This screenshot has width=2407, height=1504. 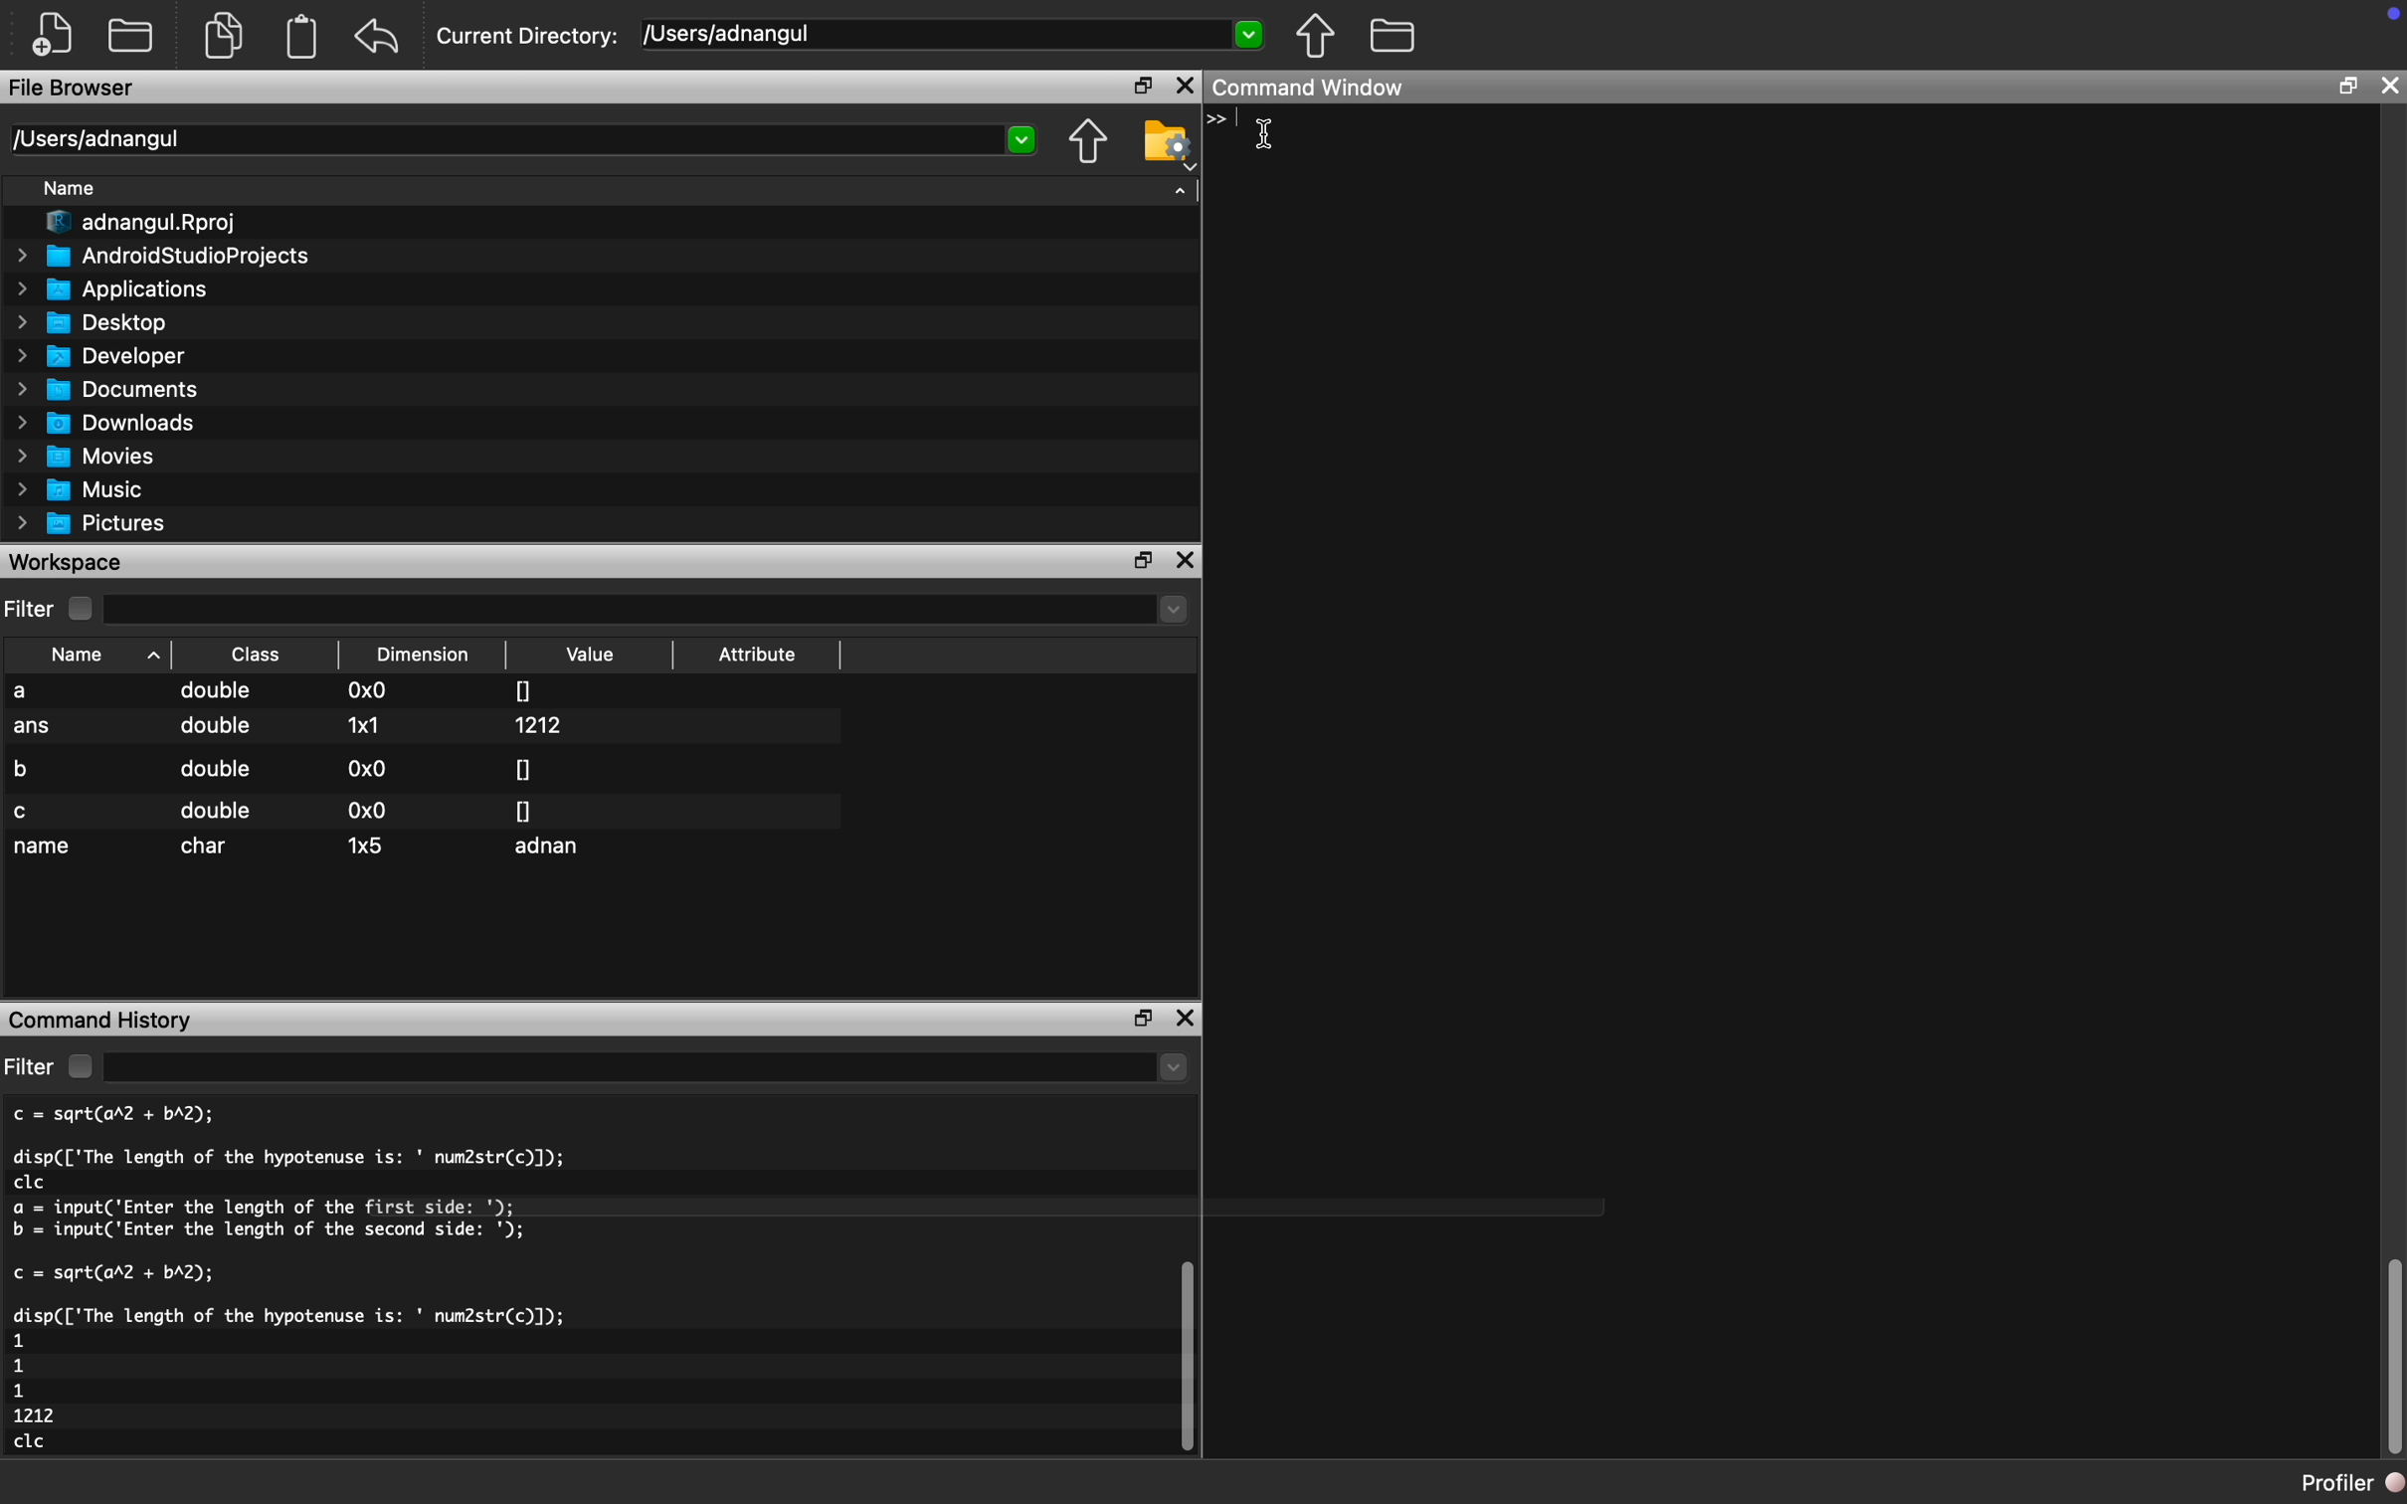 I want to click on documents, so click(x=222, y=33).